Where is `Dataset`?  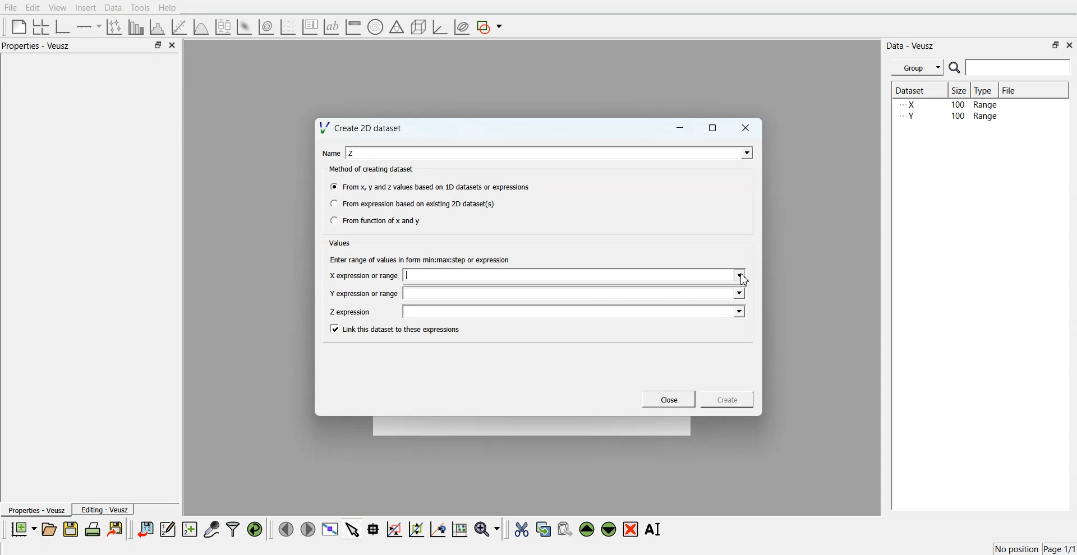
Dataset is located at coordinates (915, 90).